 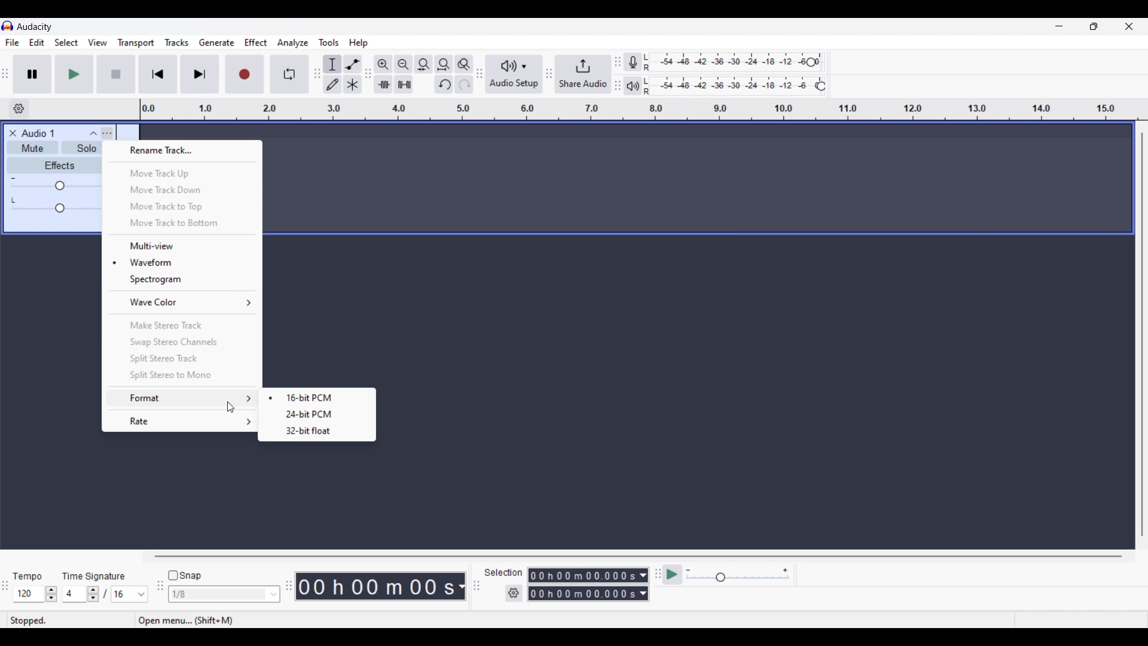 What do you see at coordinates (11, 133) in the screenshot?
I see `close` at bounding box center [11, 133].